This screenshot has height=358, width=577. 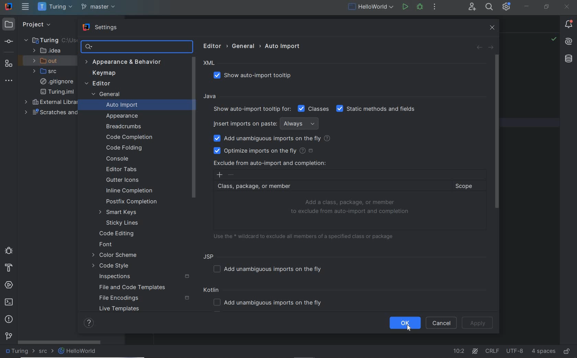 What do you see at coordinates (434, 6) in the screenshot?
I see `MORE ACTIONS` at bounding box center [434, 6].